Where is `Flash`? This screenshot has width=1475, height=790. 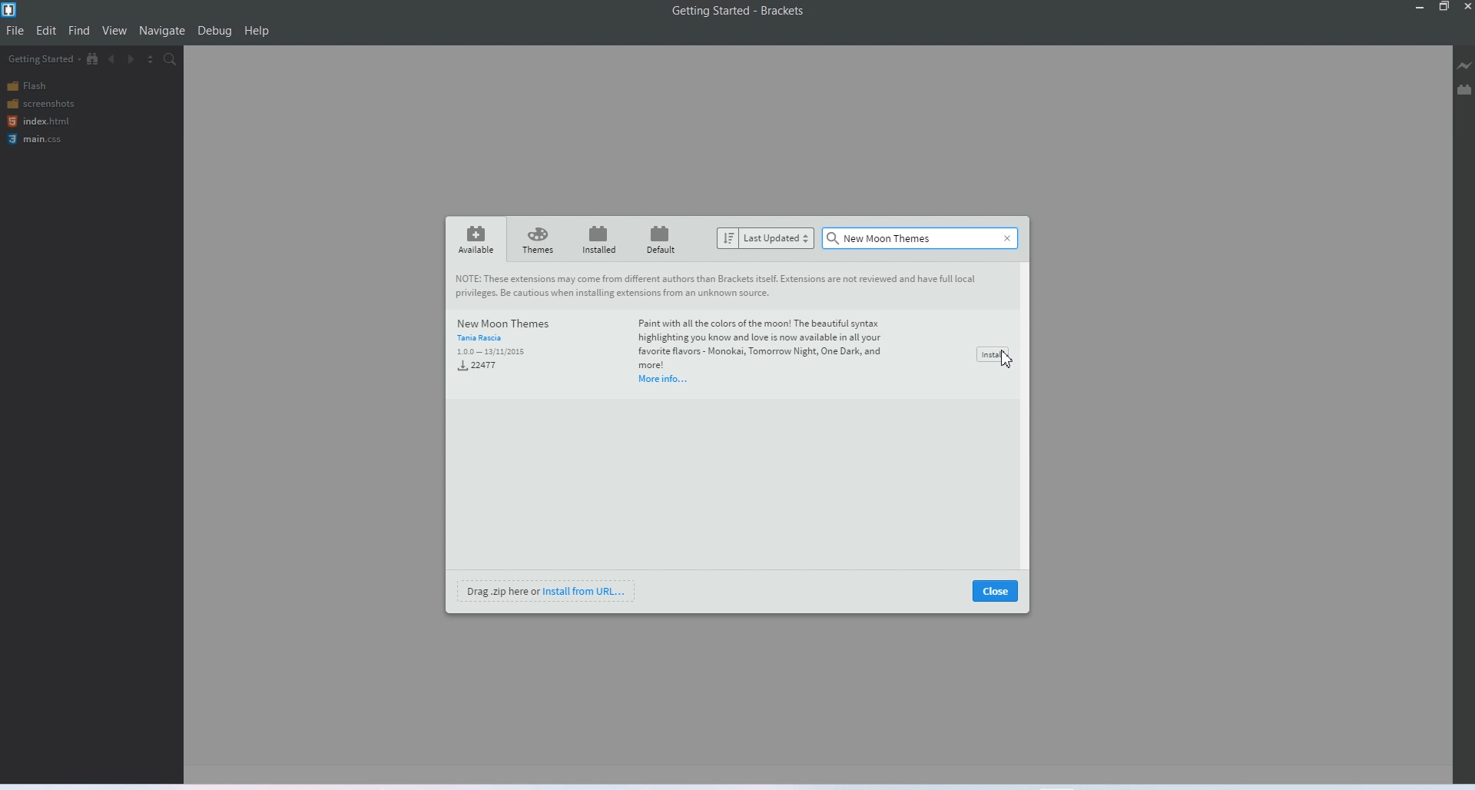
Flash is located at coordinates (38, 87).